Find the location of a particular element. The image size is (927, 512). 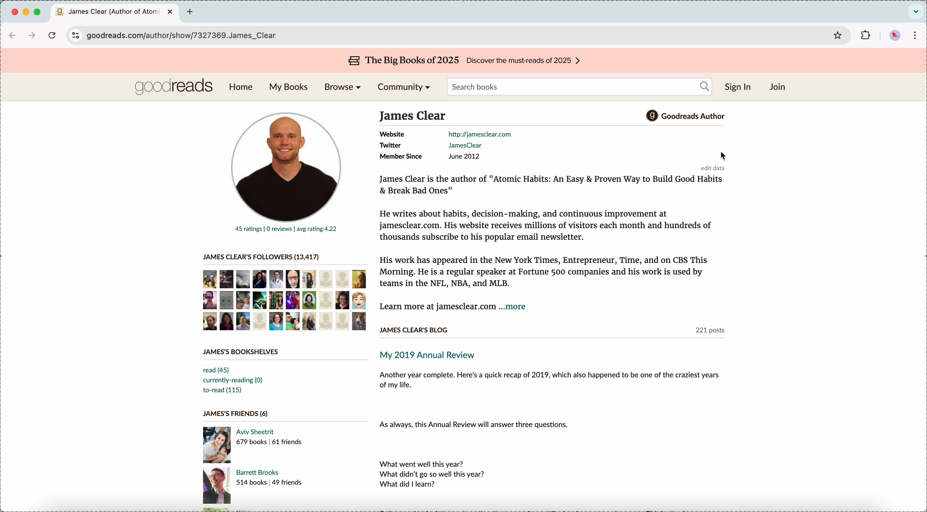

favorites is located at coordinates (838, 35).